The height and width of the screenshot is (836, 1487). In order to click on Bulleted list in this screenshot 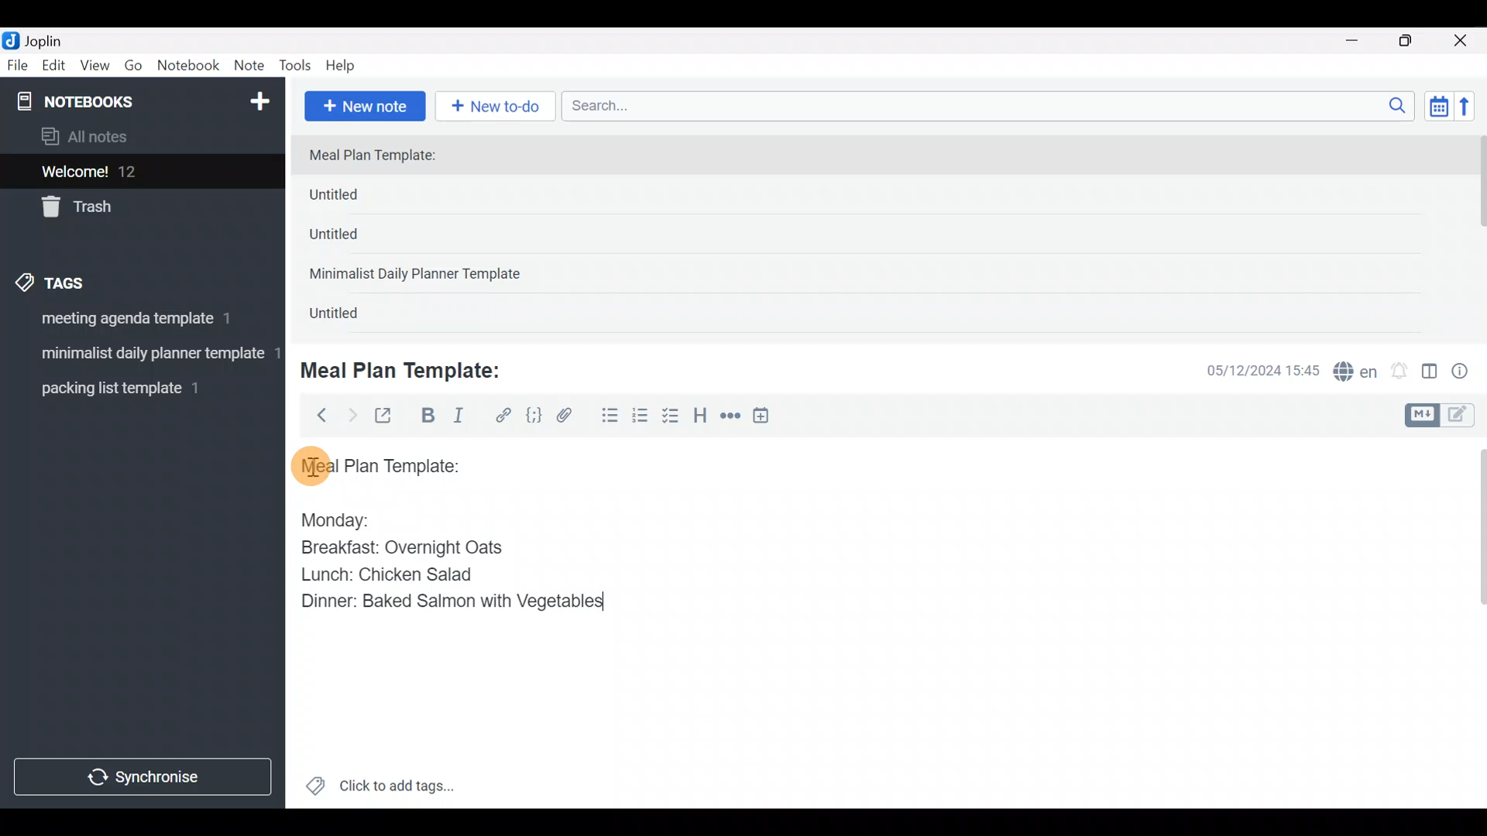, I will do `click(606, 416)`.